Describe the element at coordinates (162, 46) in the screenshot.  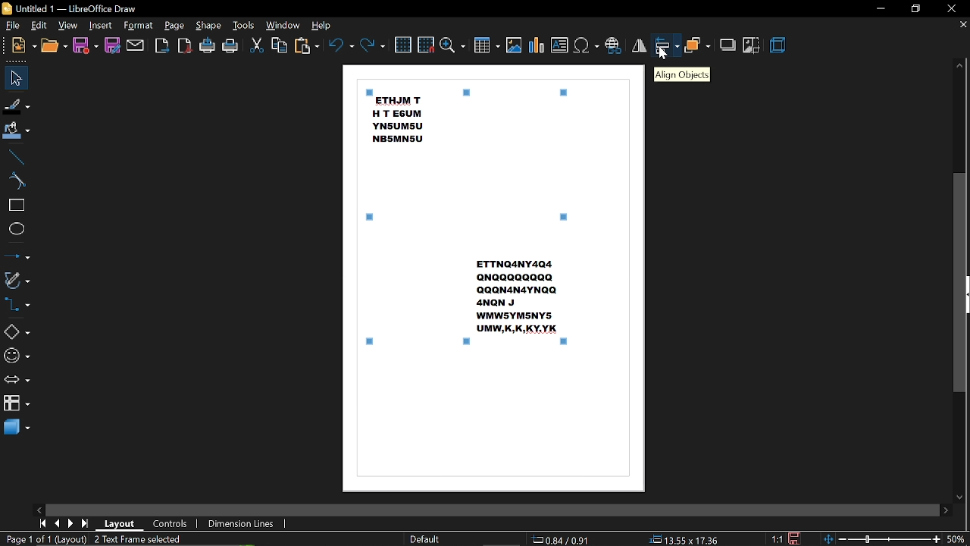
I see `Export` at that location.